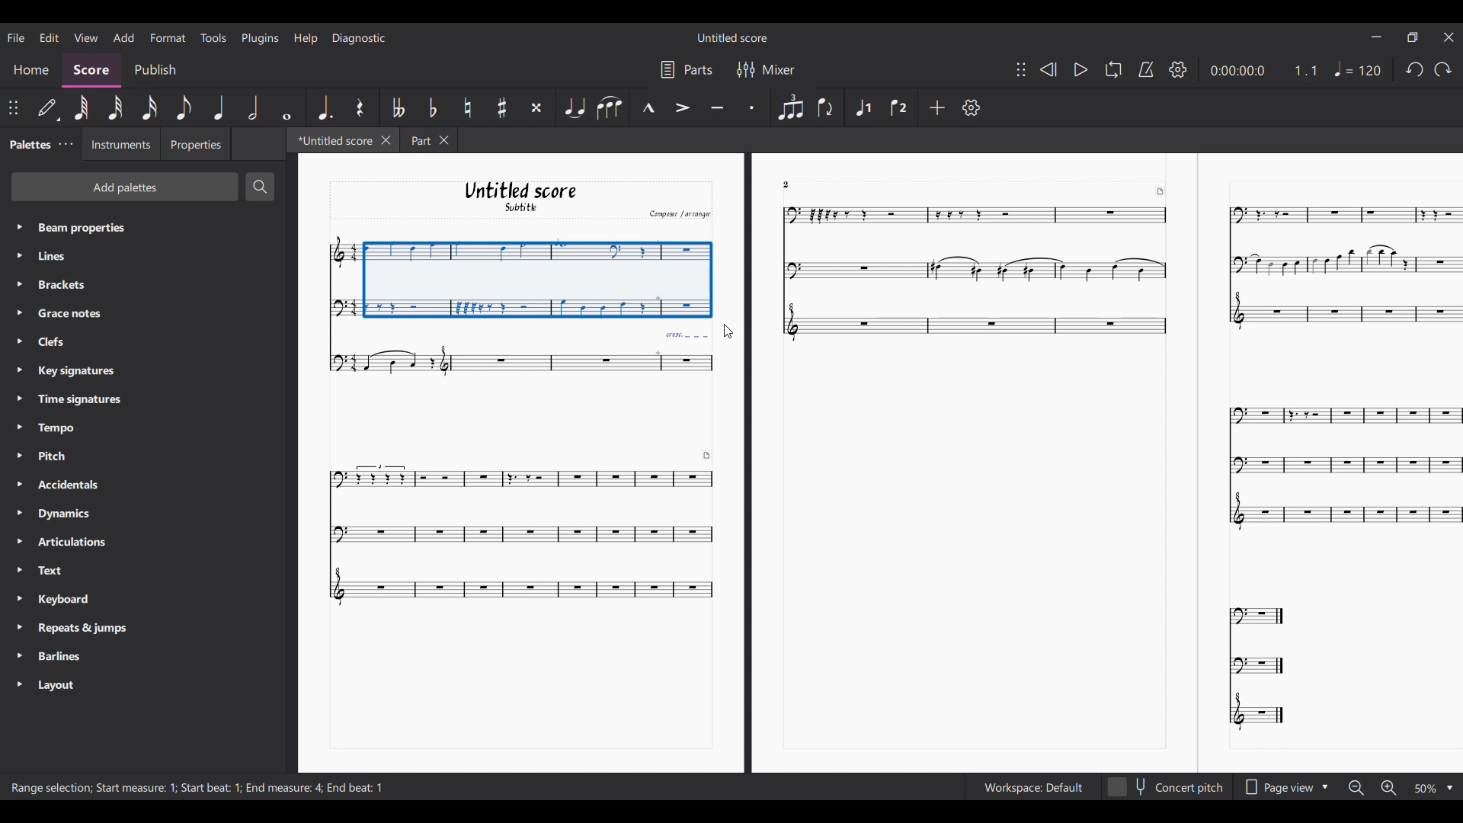 This screenshot has width=1463, height=823. I want to click on Palette settings, so click(66, 145).